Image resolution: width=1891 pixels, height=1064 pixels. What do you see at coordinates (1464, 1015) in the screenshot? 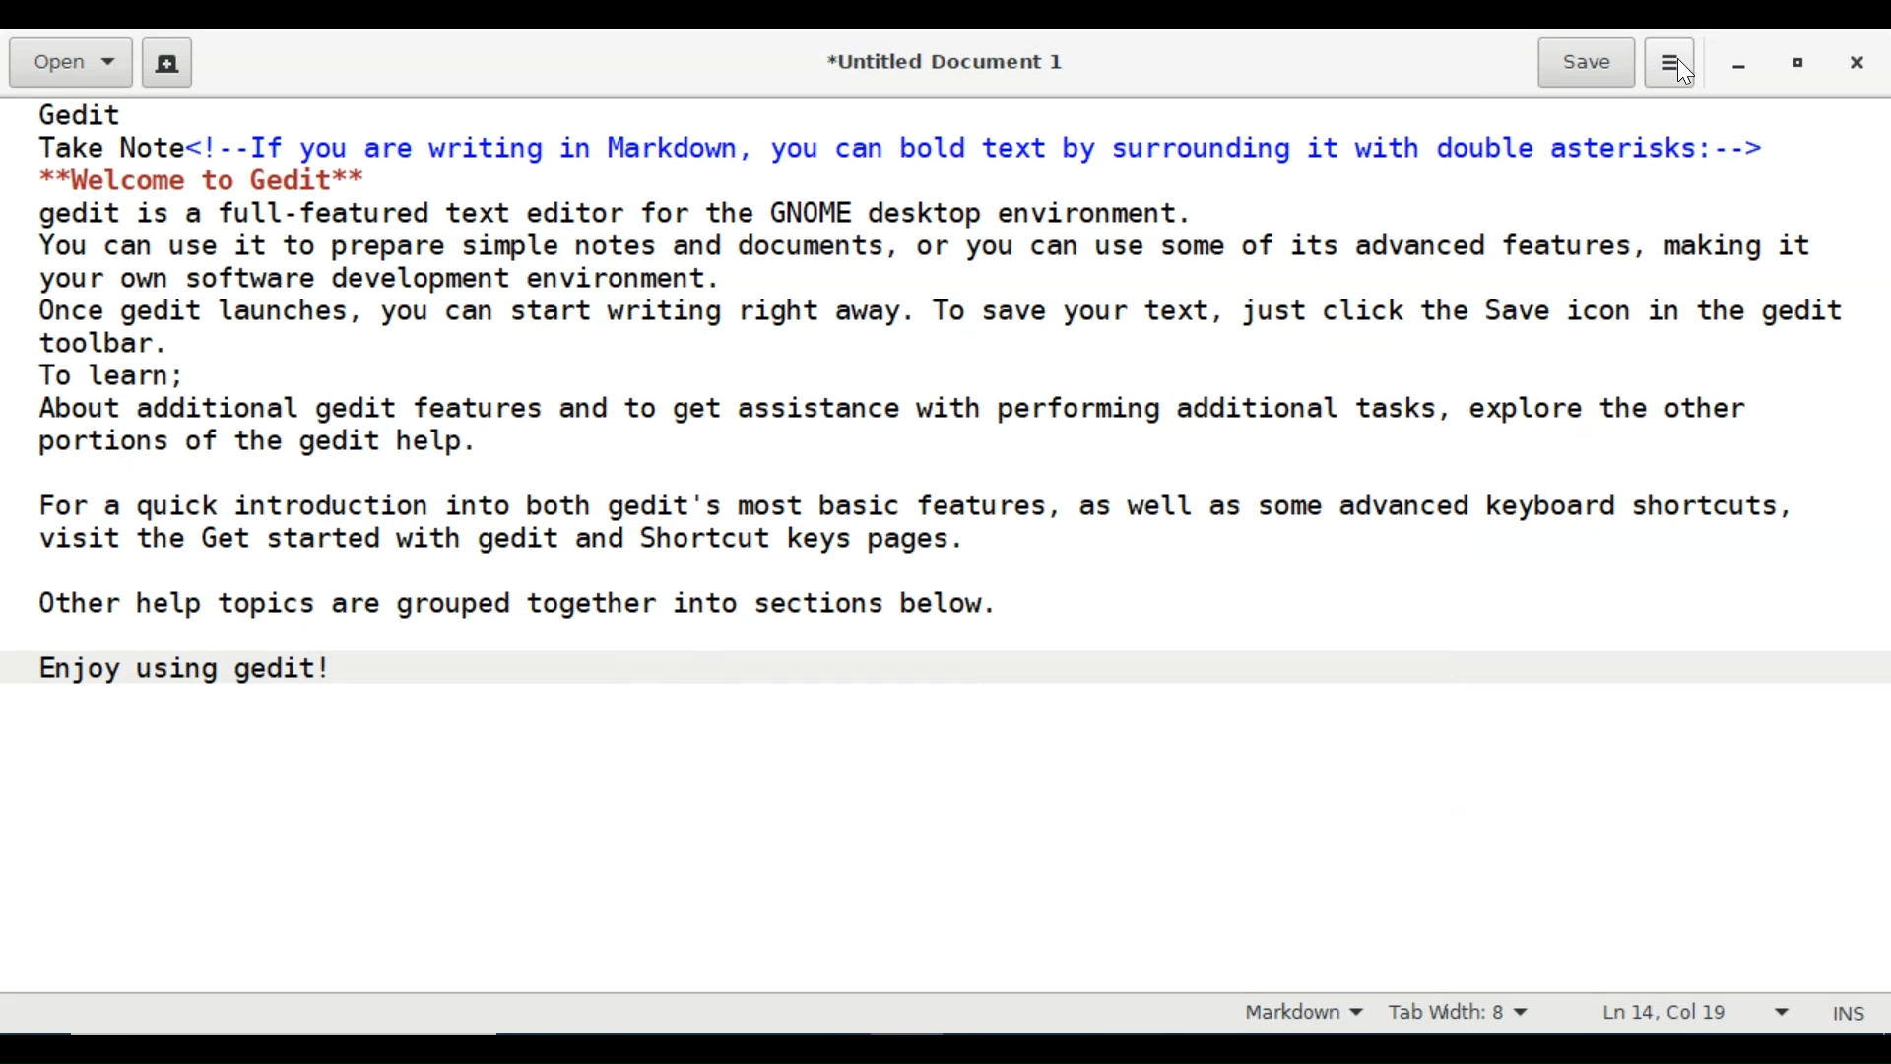
I see `Tab Width` at bounding box center [1464, 1015].